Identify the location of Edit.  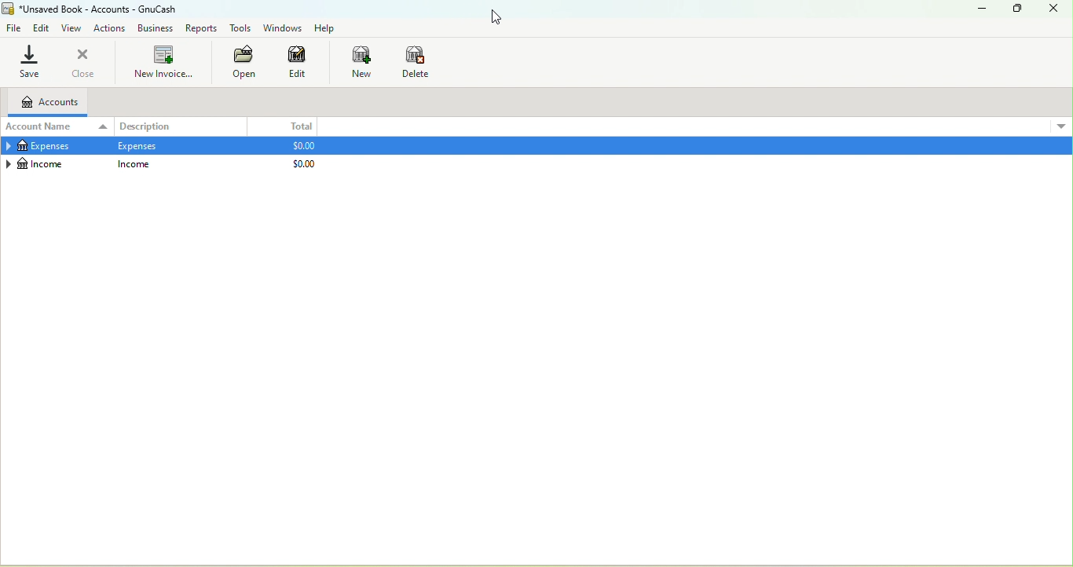
(301, 63).